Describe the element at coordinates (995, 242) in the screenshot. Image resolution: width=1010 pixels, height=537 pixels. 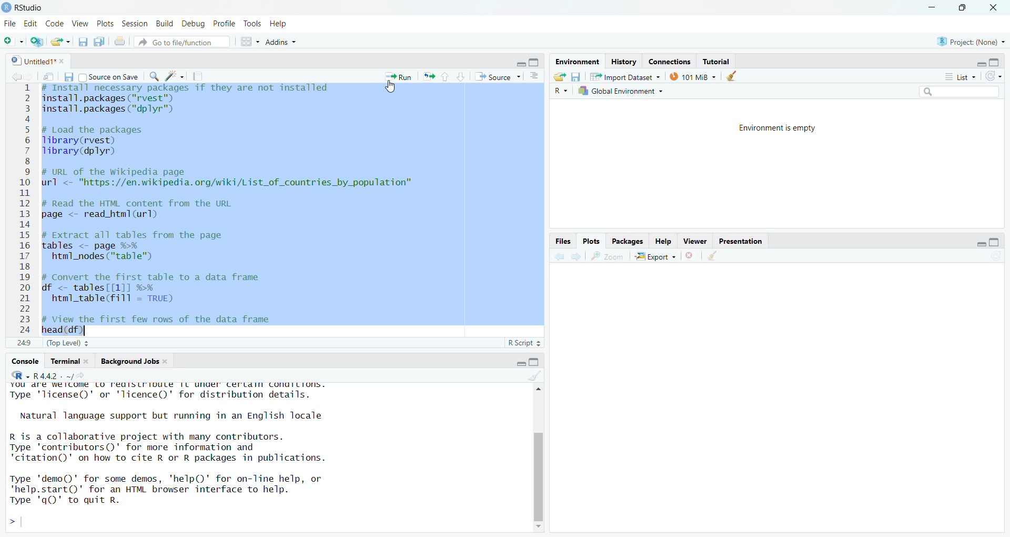
I see `maximize` at that location.